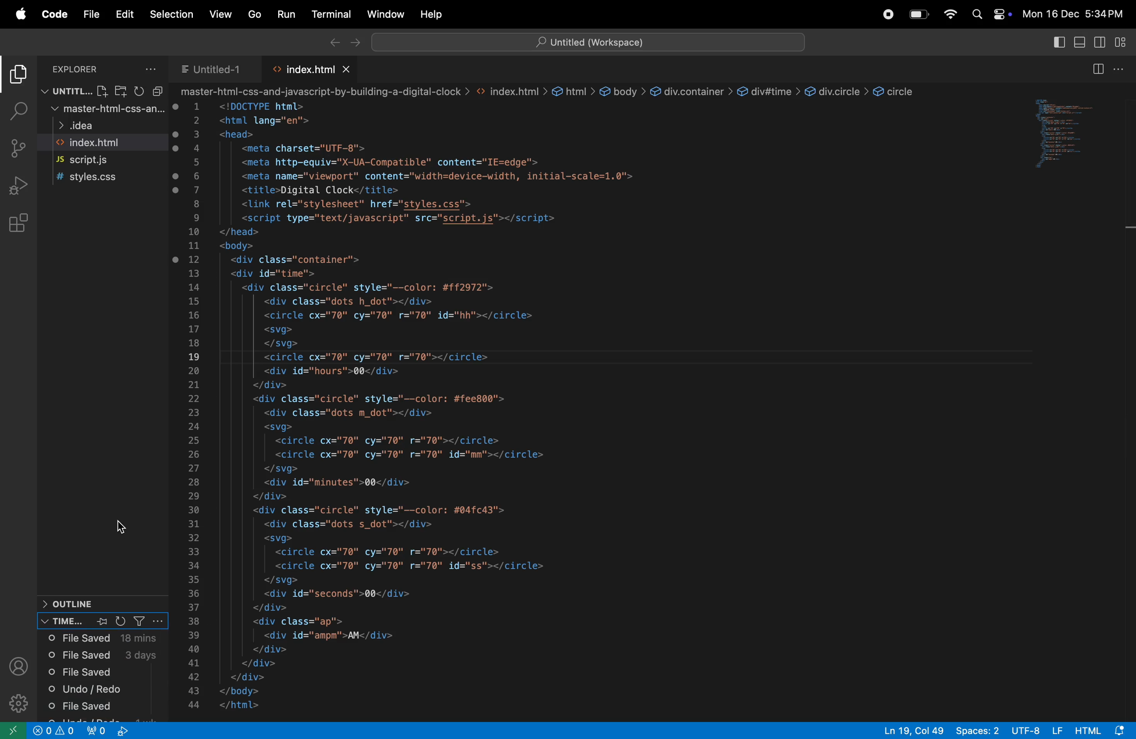 The height and width of the screenshot is (739, 1136). Describe the element at coordinates (97, 688) in the screenshot. I see `undo redo` at that location.